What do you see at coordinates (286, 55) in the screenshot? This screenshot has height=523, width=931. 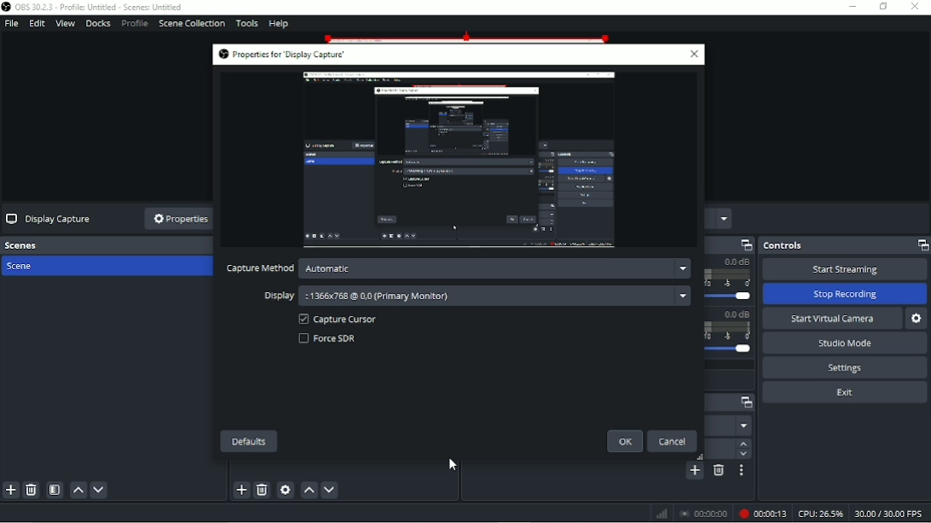 I see `Properties for 'Display Capture'` at bounding box center [286, 55].